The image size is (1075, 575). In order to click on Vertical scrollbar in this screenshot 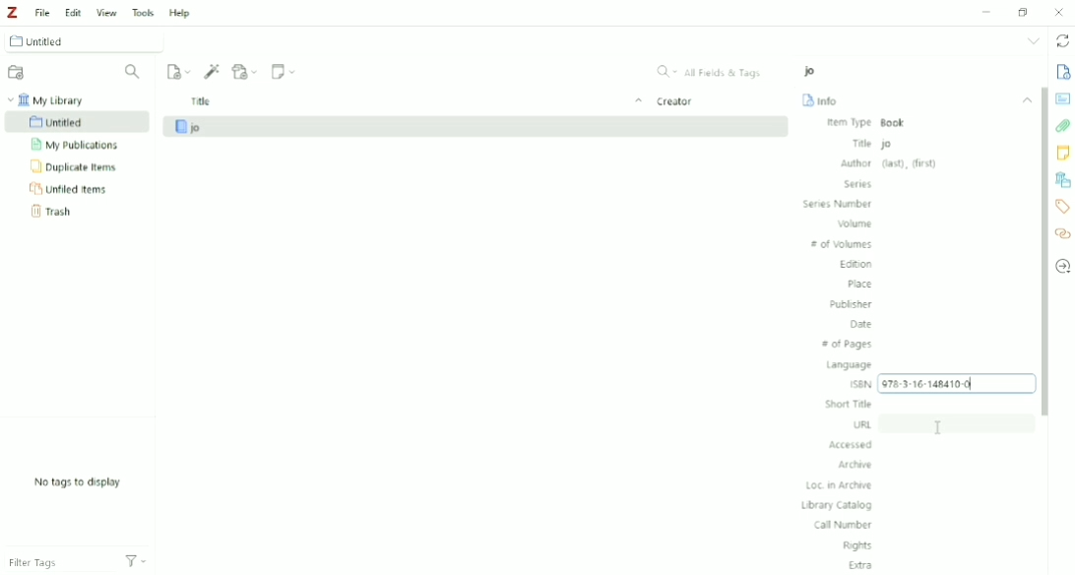, I will do `click(1042, 251)`.